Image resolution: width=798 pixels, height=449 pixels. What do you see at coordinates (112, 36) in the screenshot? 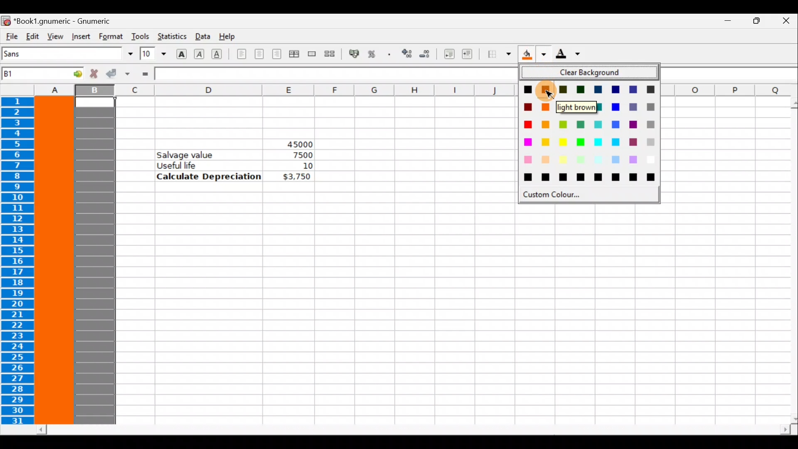
I see `Format` at bounding box center [112, 36].